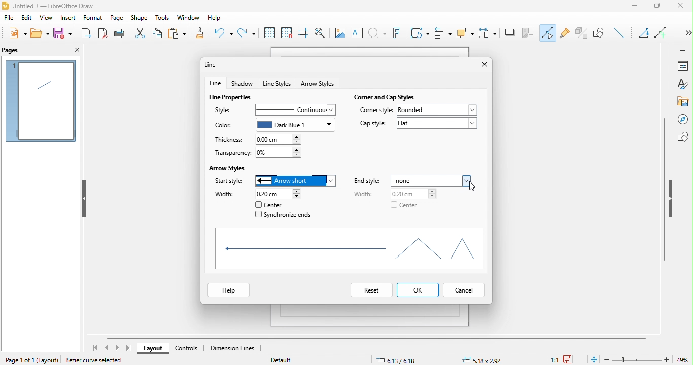 The image size is (693, 365). Describe the element at coordinates (661, 7) in the screenshot. I see `maximize` at that location.